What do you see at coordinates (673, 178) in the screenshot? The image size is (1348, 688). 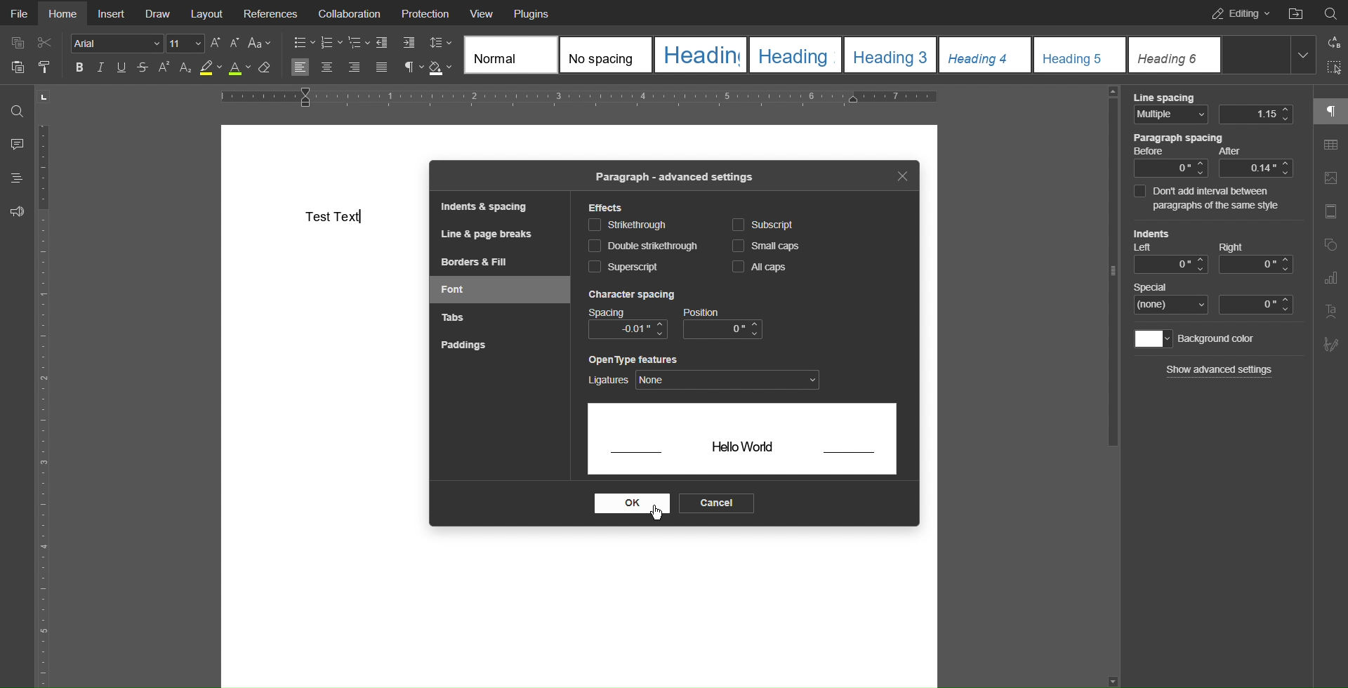 I see `Paragraph - advanced settings` at bounding box center [673, 178].